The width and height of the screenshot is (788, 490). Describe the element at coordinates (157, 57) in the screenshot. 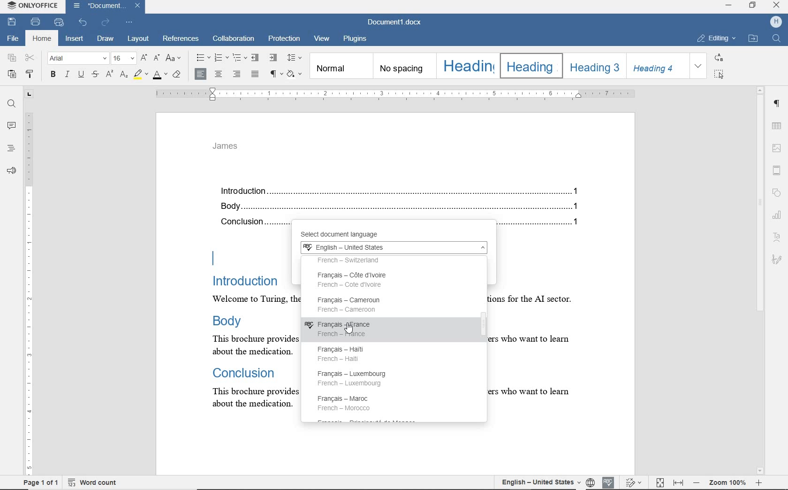

I see `decrement font size` at that location.